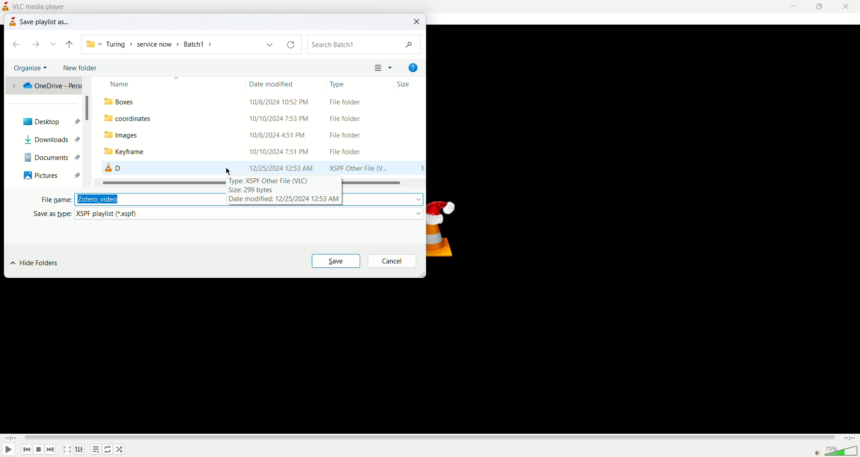 The width and height of the screenshot is (860, 457). Describe the element at coordinates (95, 450) in the screenshot. I see `playlist` at that location.